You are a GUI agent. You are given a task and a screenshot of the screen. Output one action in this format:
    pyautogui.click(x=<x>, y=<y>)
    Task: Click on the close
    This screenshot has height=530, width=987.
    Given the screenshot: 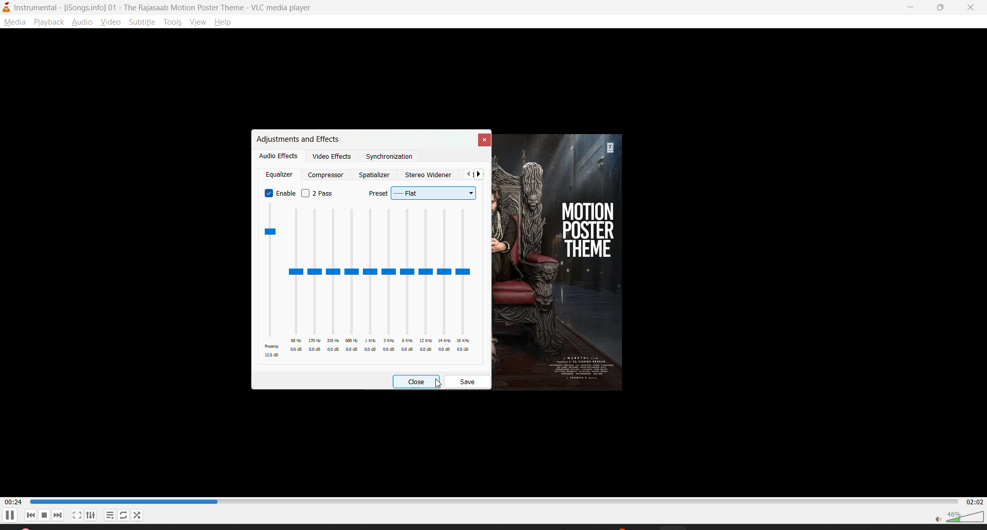 What is the action you would take?
    pyautogui.click(x=482, y=139)
    